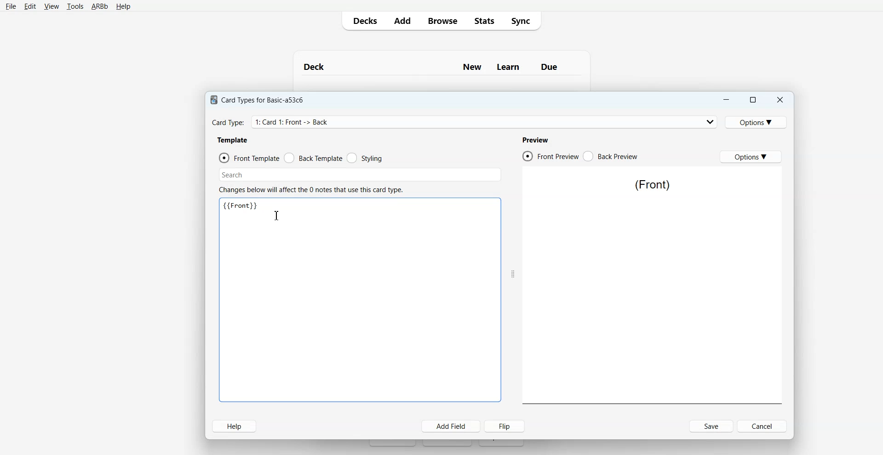 This screenshot has width=883, height=455. I want to click on Minimize, so click(725, 100).